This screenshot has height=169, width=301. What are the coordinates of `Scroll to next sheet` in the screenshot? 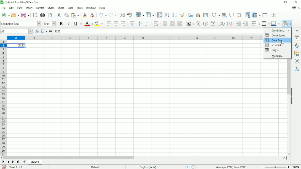 It's located at (13, 162).